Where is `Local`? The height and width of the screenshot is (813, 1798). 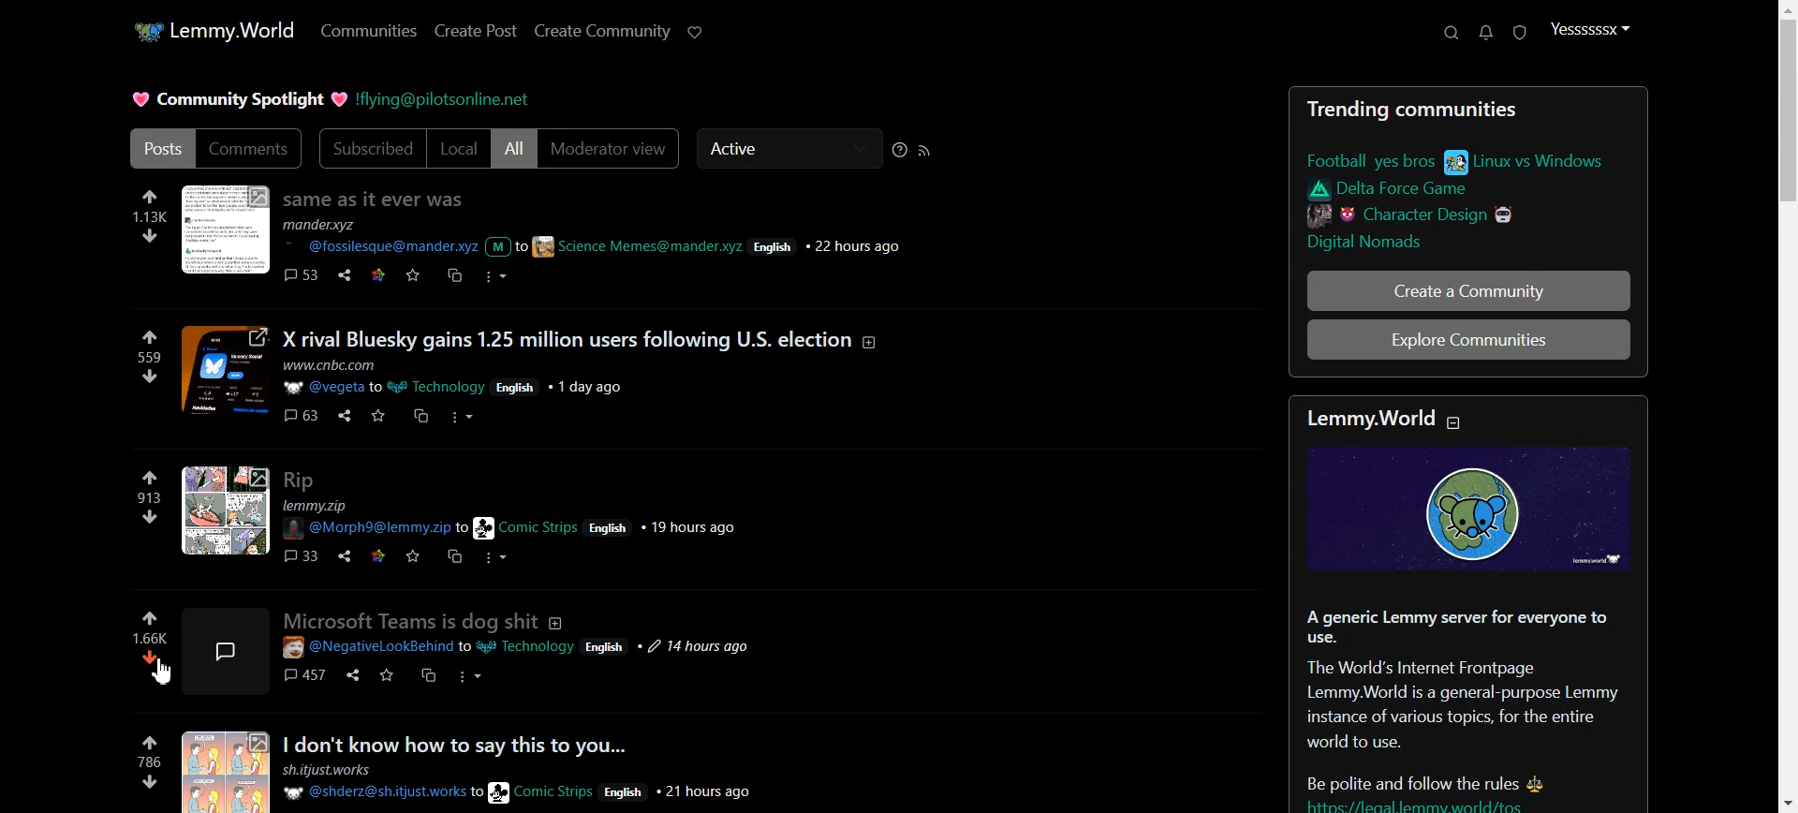
Local is located at coordinates (460, 149).